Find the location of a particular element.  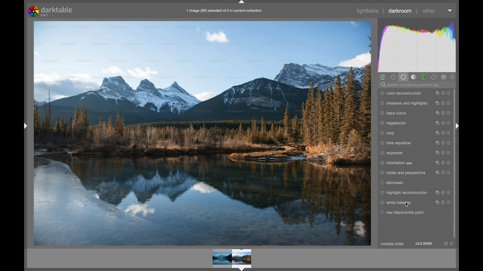

presets is located at coordinates (450, 202).